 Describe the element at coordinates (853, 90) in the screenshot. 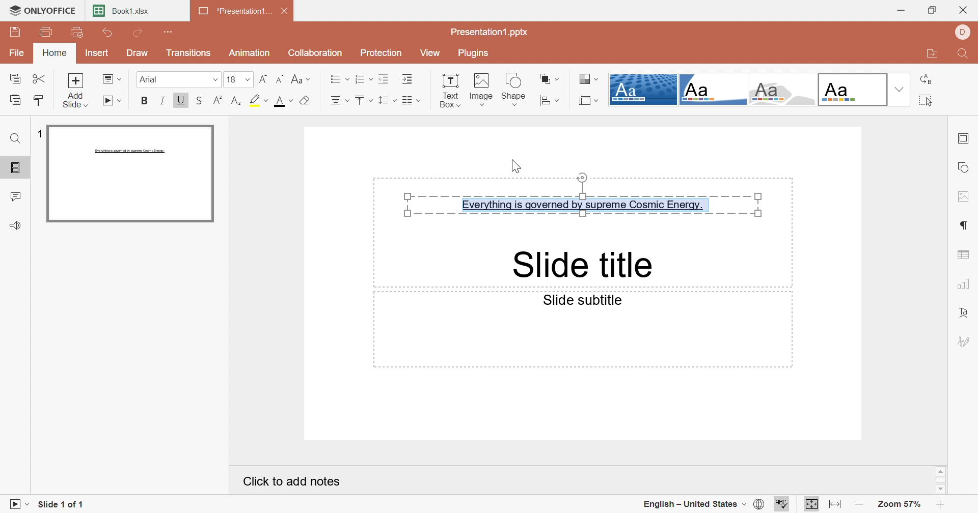

I see `Official` at that location.